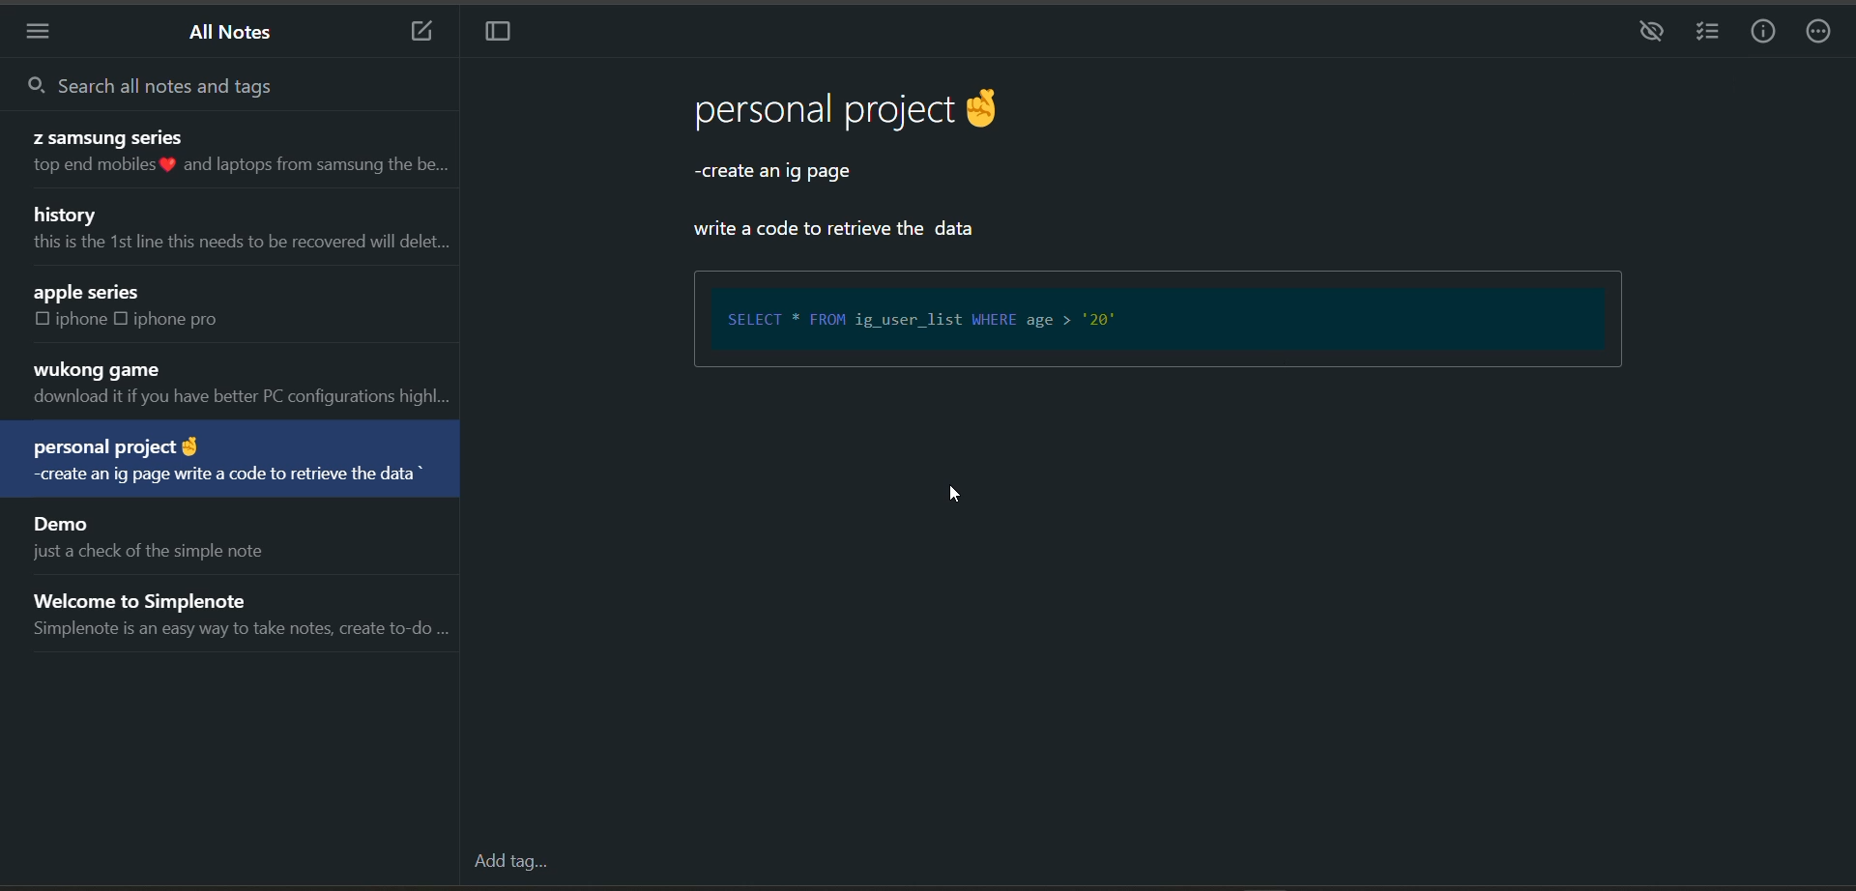 This screenshot has height=891, width=1856. I want to click on actions, so click(1822, 34).